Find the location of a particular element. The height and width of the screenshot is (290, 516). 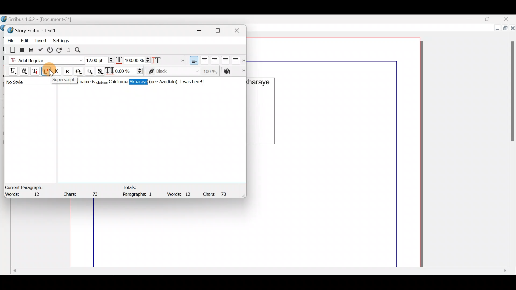

Azudialo). is located at coordinates (169, 81).